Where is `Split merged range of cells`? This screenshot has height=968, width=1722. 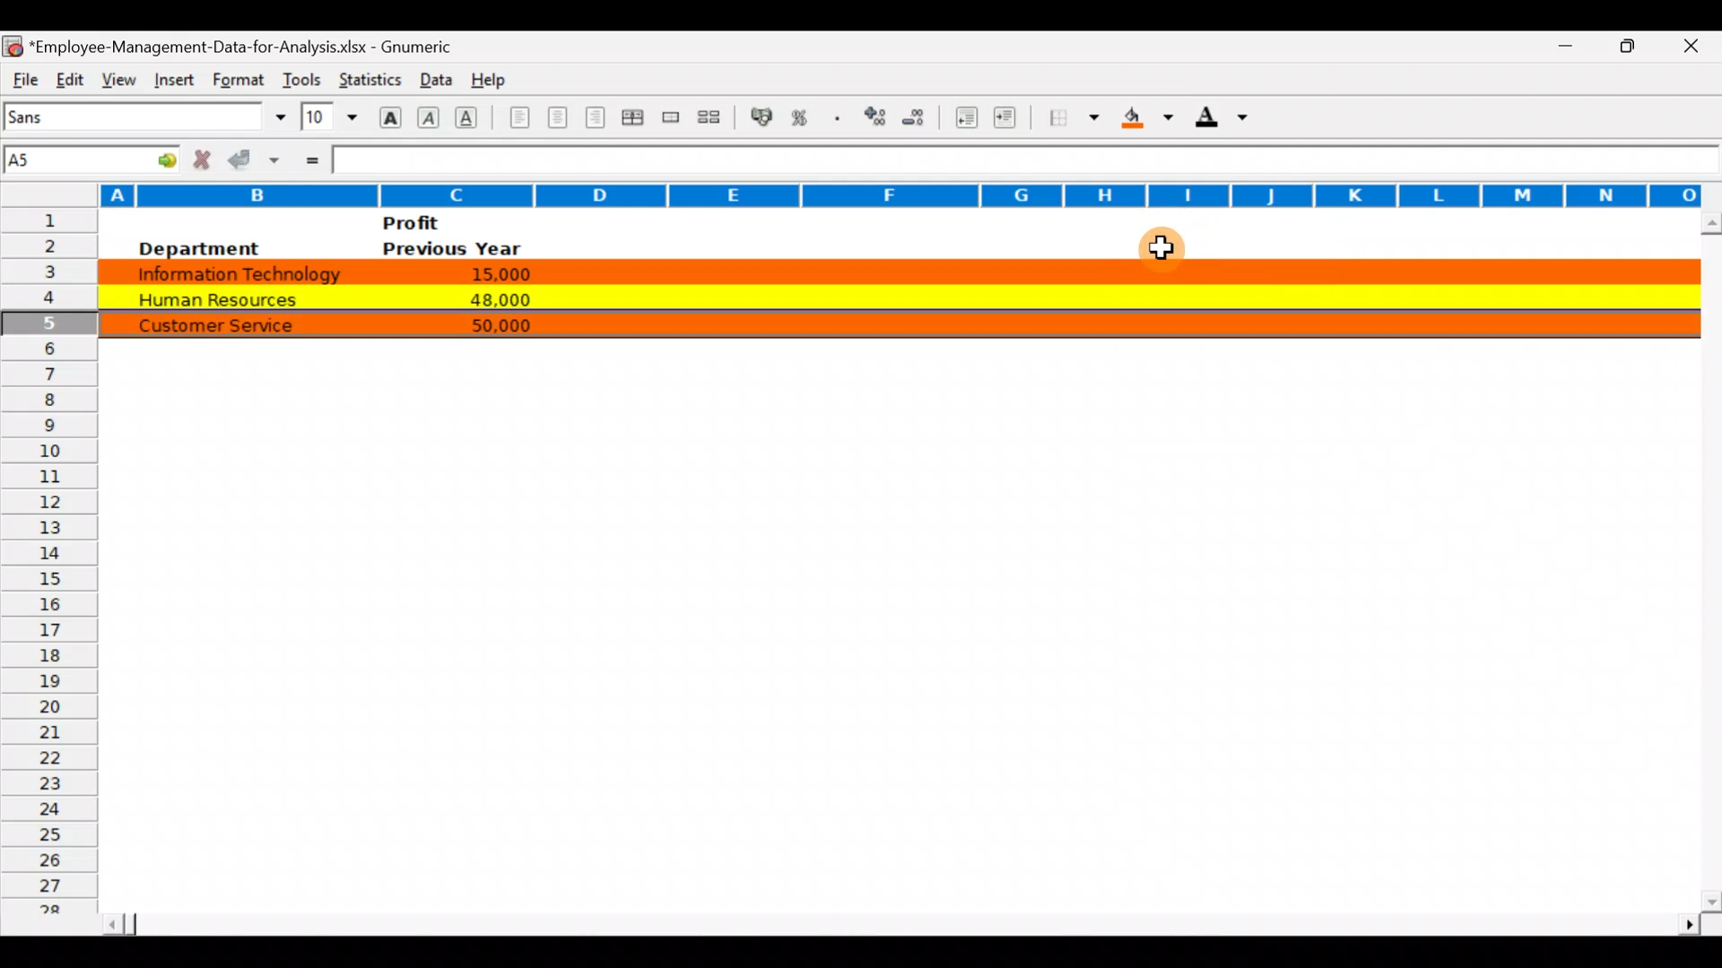 Split merged range of cells is located at coordinates (709, 117).